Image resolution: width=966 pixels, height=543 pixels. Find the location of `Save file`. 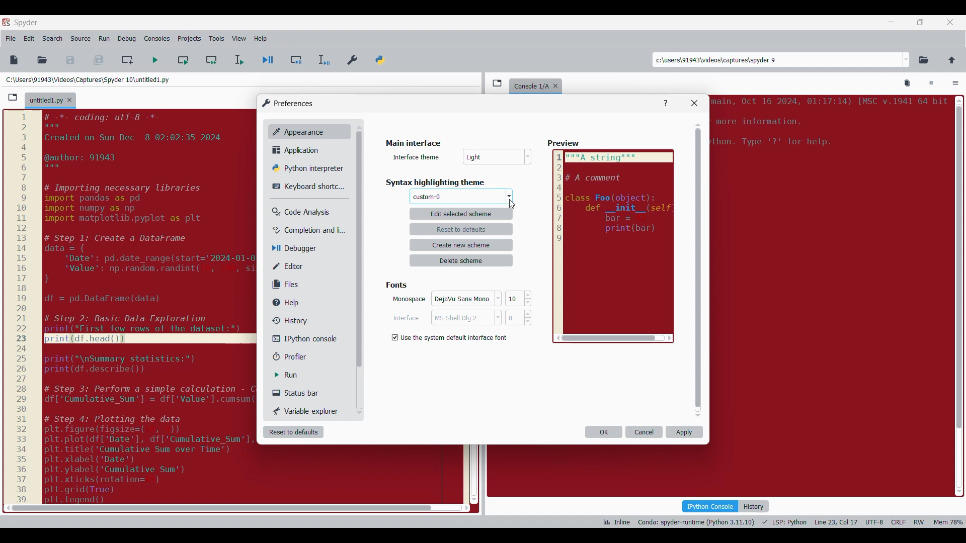

Save file is located at coordinates (71, 60).